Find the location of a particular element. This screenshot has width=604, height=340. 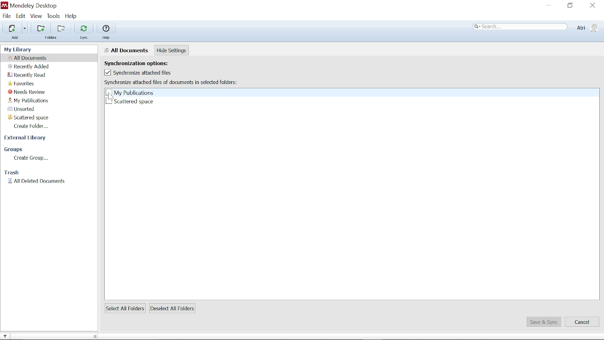

Sync is located at coordinates (84, 27).